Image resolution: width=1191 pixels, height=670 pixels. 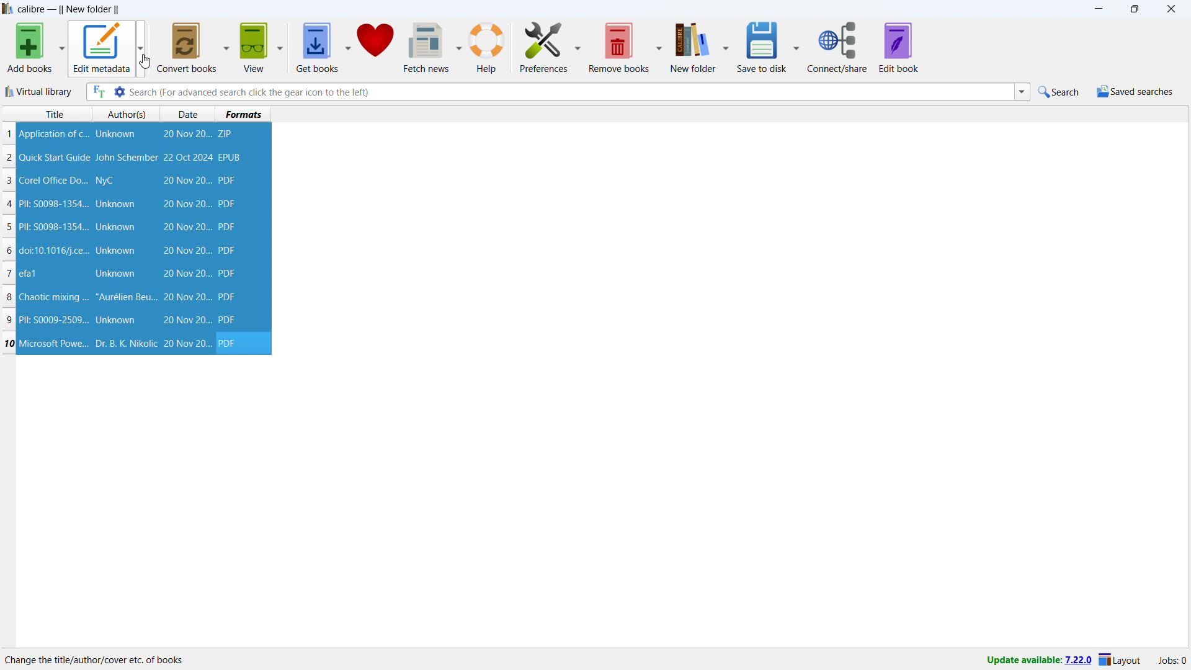 What do you see at coordinates (115, 320) in the screenshot?
I see `Unknown` at bounding box center [115, 320].